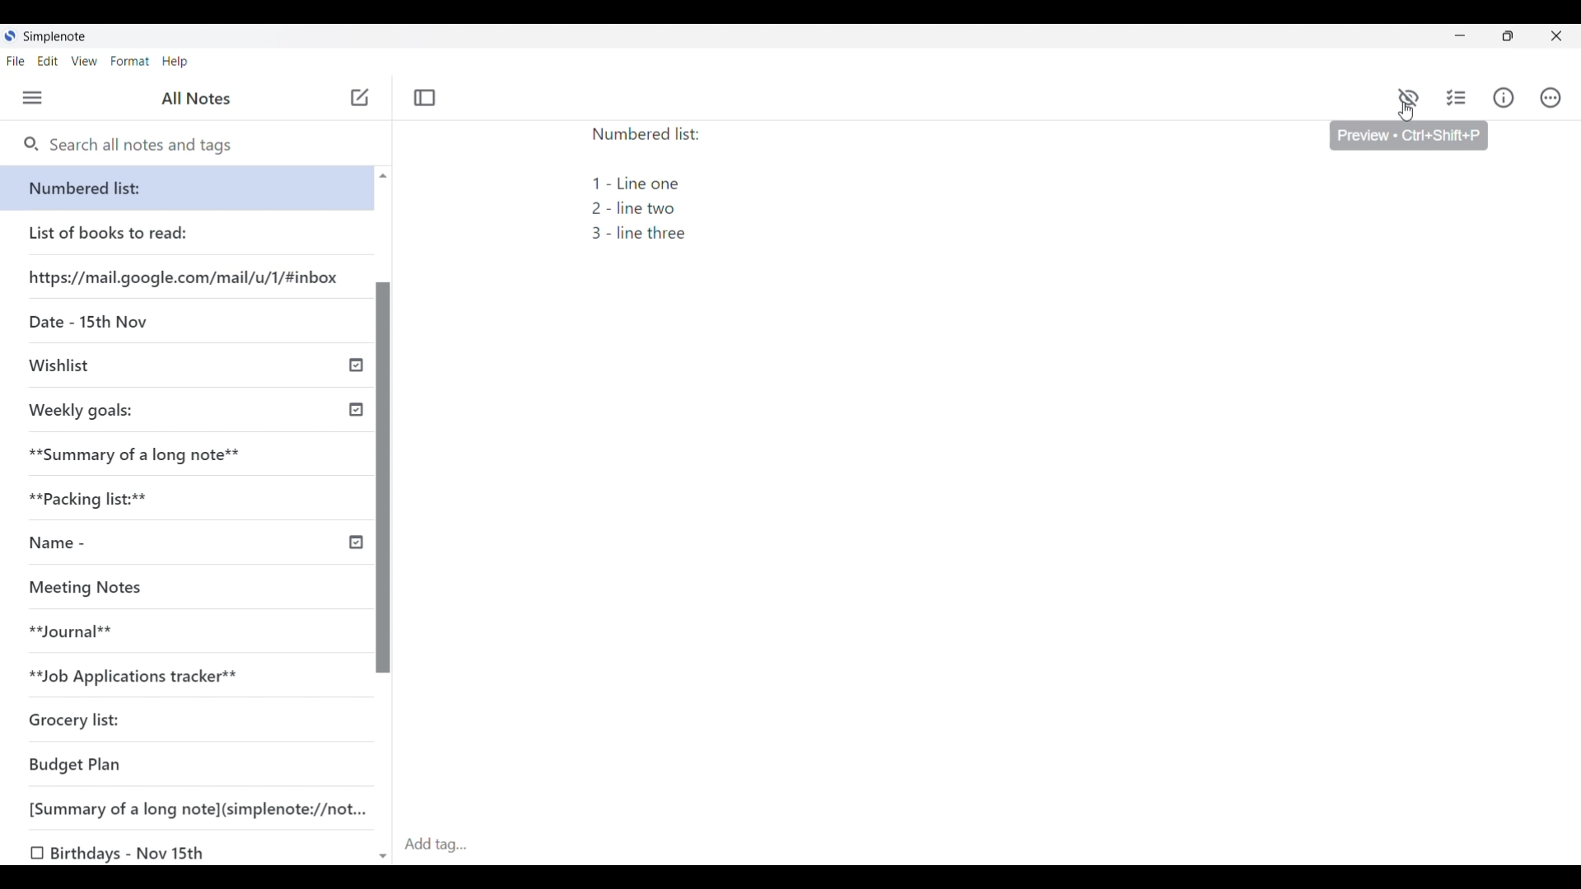  Describe the element at coordinates (134, 455) in the screenshot. I see `Summary of a long note**` at that location.